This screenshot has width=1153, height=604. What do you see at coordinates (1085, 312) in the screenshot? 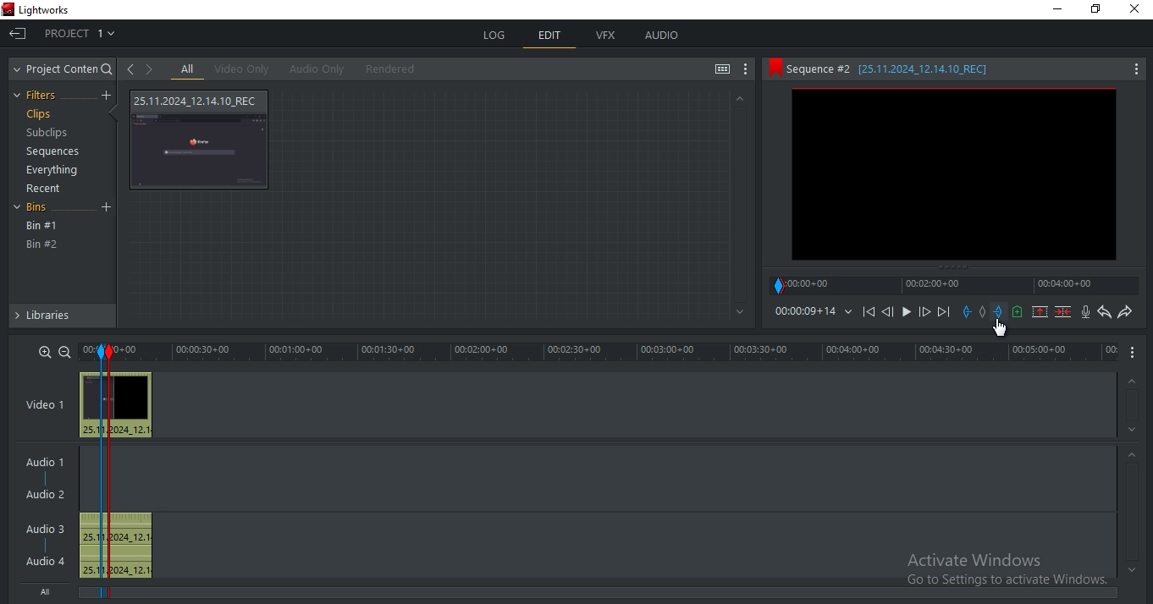
I see `record audio` at bounding box center [1085, 312].